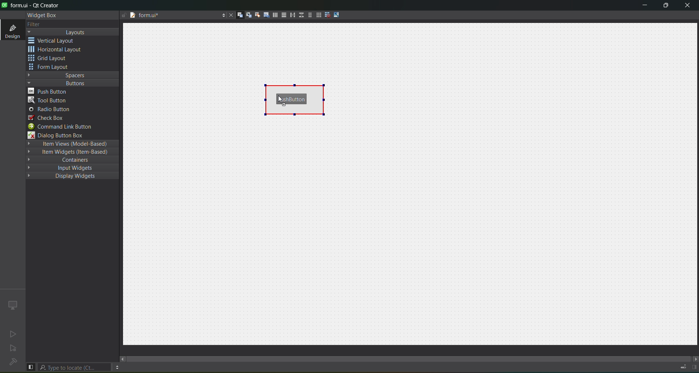 The image size is (699, 373). What do you see at coordinates (12, 305) in the screenshot?
I see `icon` at bounding box center [12, 305].